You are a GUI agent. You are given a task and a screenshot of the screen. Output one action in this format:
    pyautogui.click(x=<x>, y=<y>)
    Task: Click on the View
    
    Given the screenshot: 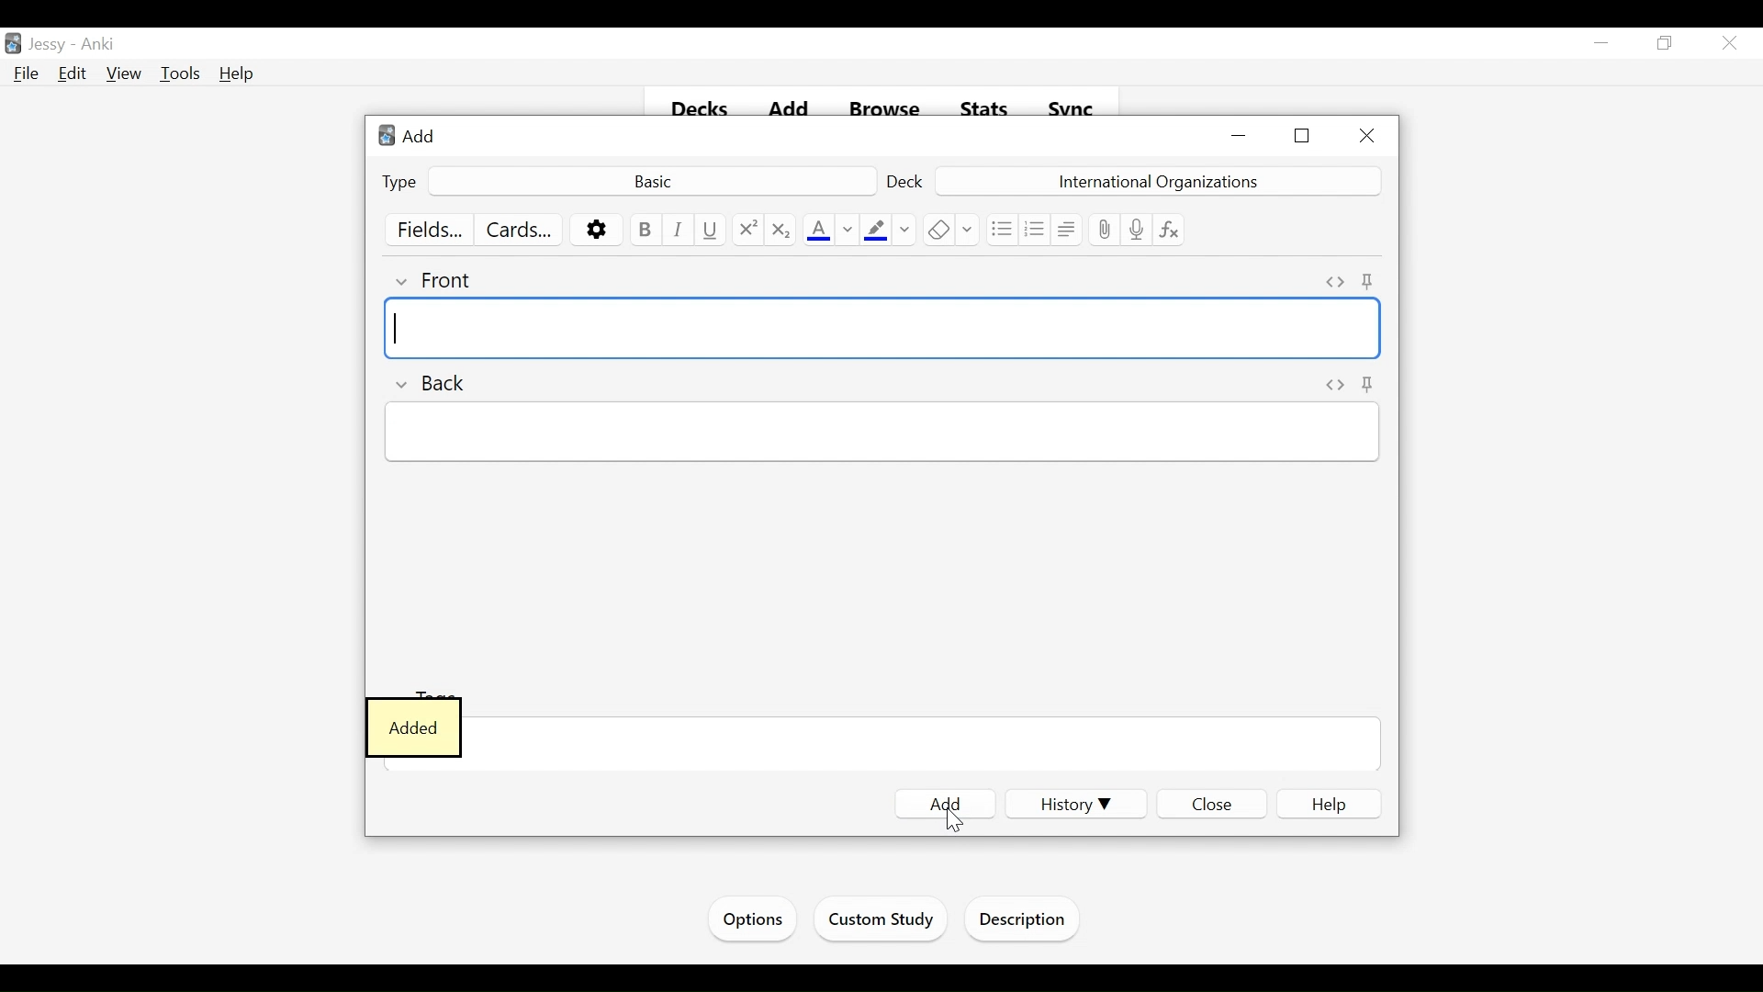 What is the action you would take?
    pyautogui.click(x=124, y=73)
    